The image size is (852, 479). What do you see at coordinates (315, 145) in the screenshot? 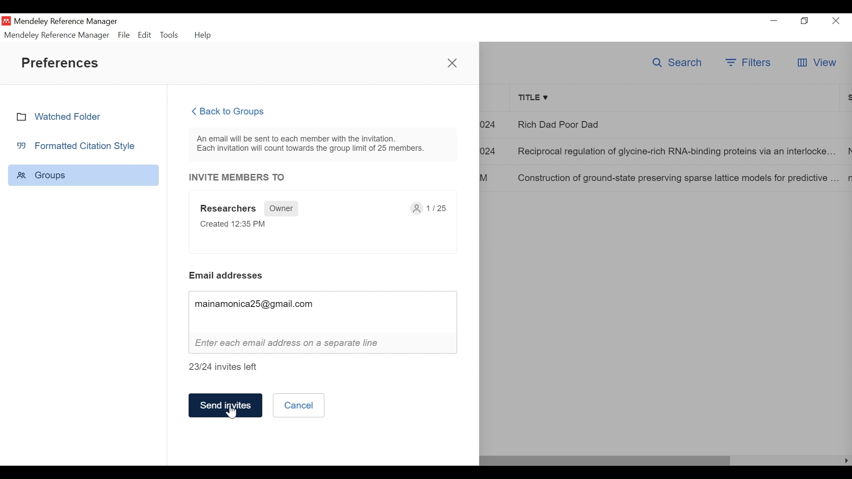
I see `An email will be sent to each member with the invitation.
Each invitation will count towards the group limit of 25 members.` at bounding box center [315, 145].